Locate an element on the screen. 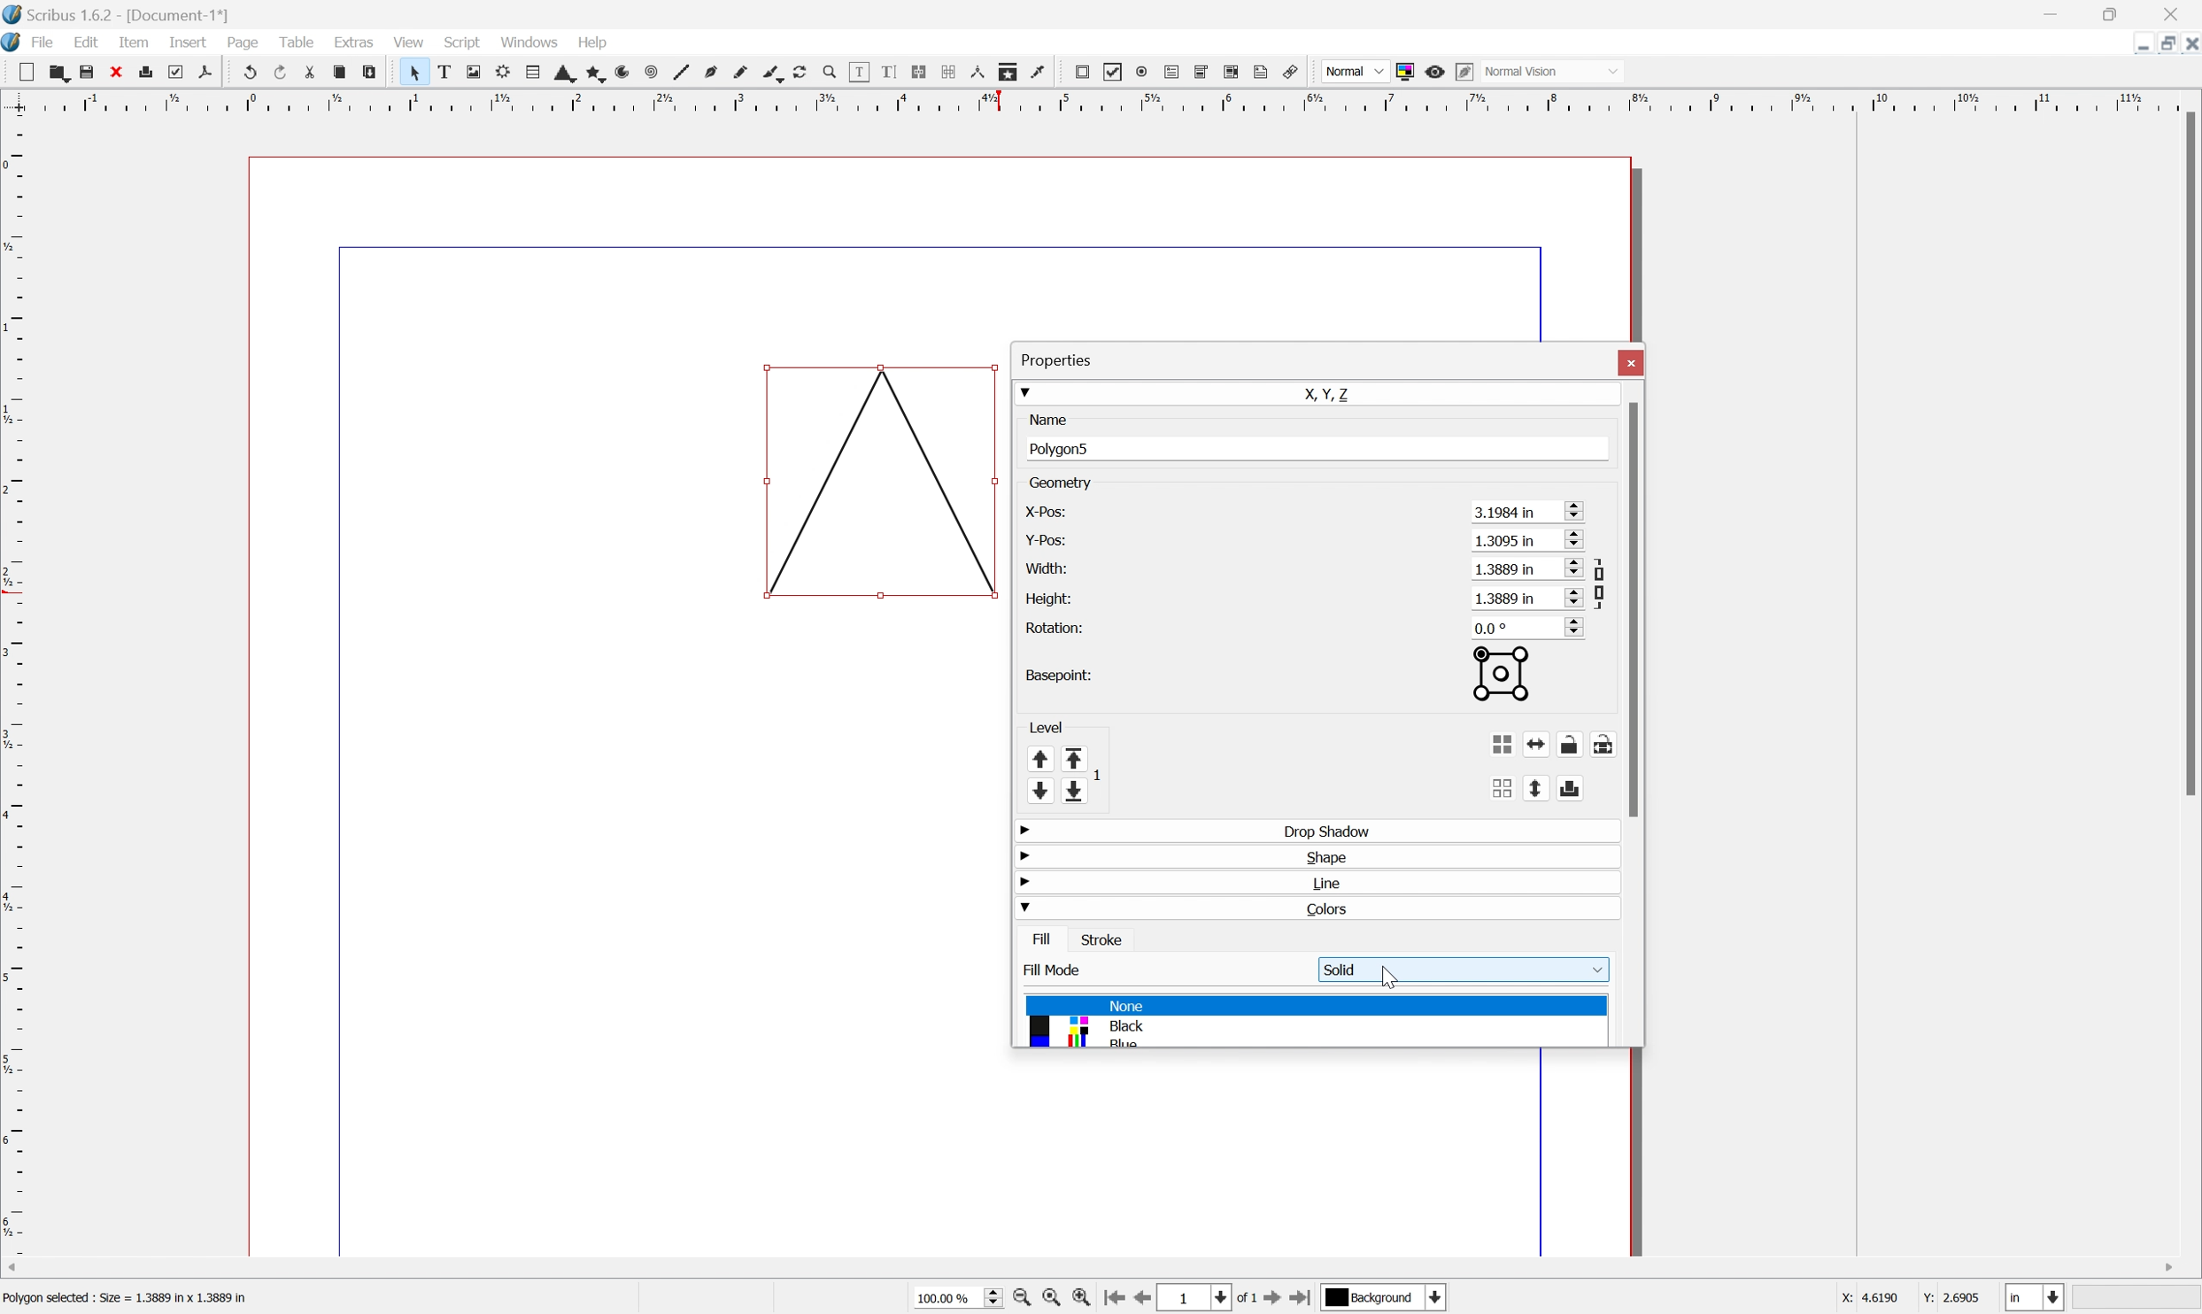 The image size is (2202, 1314). Drop Shadow is located at coordinates (1335, 830).